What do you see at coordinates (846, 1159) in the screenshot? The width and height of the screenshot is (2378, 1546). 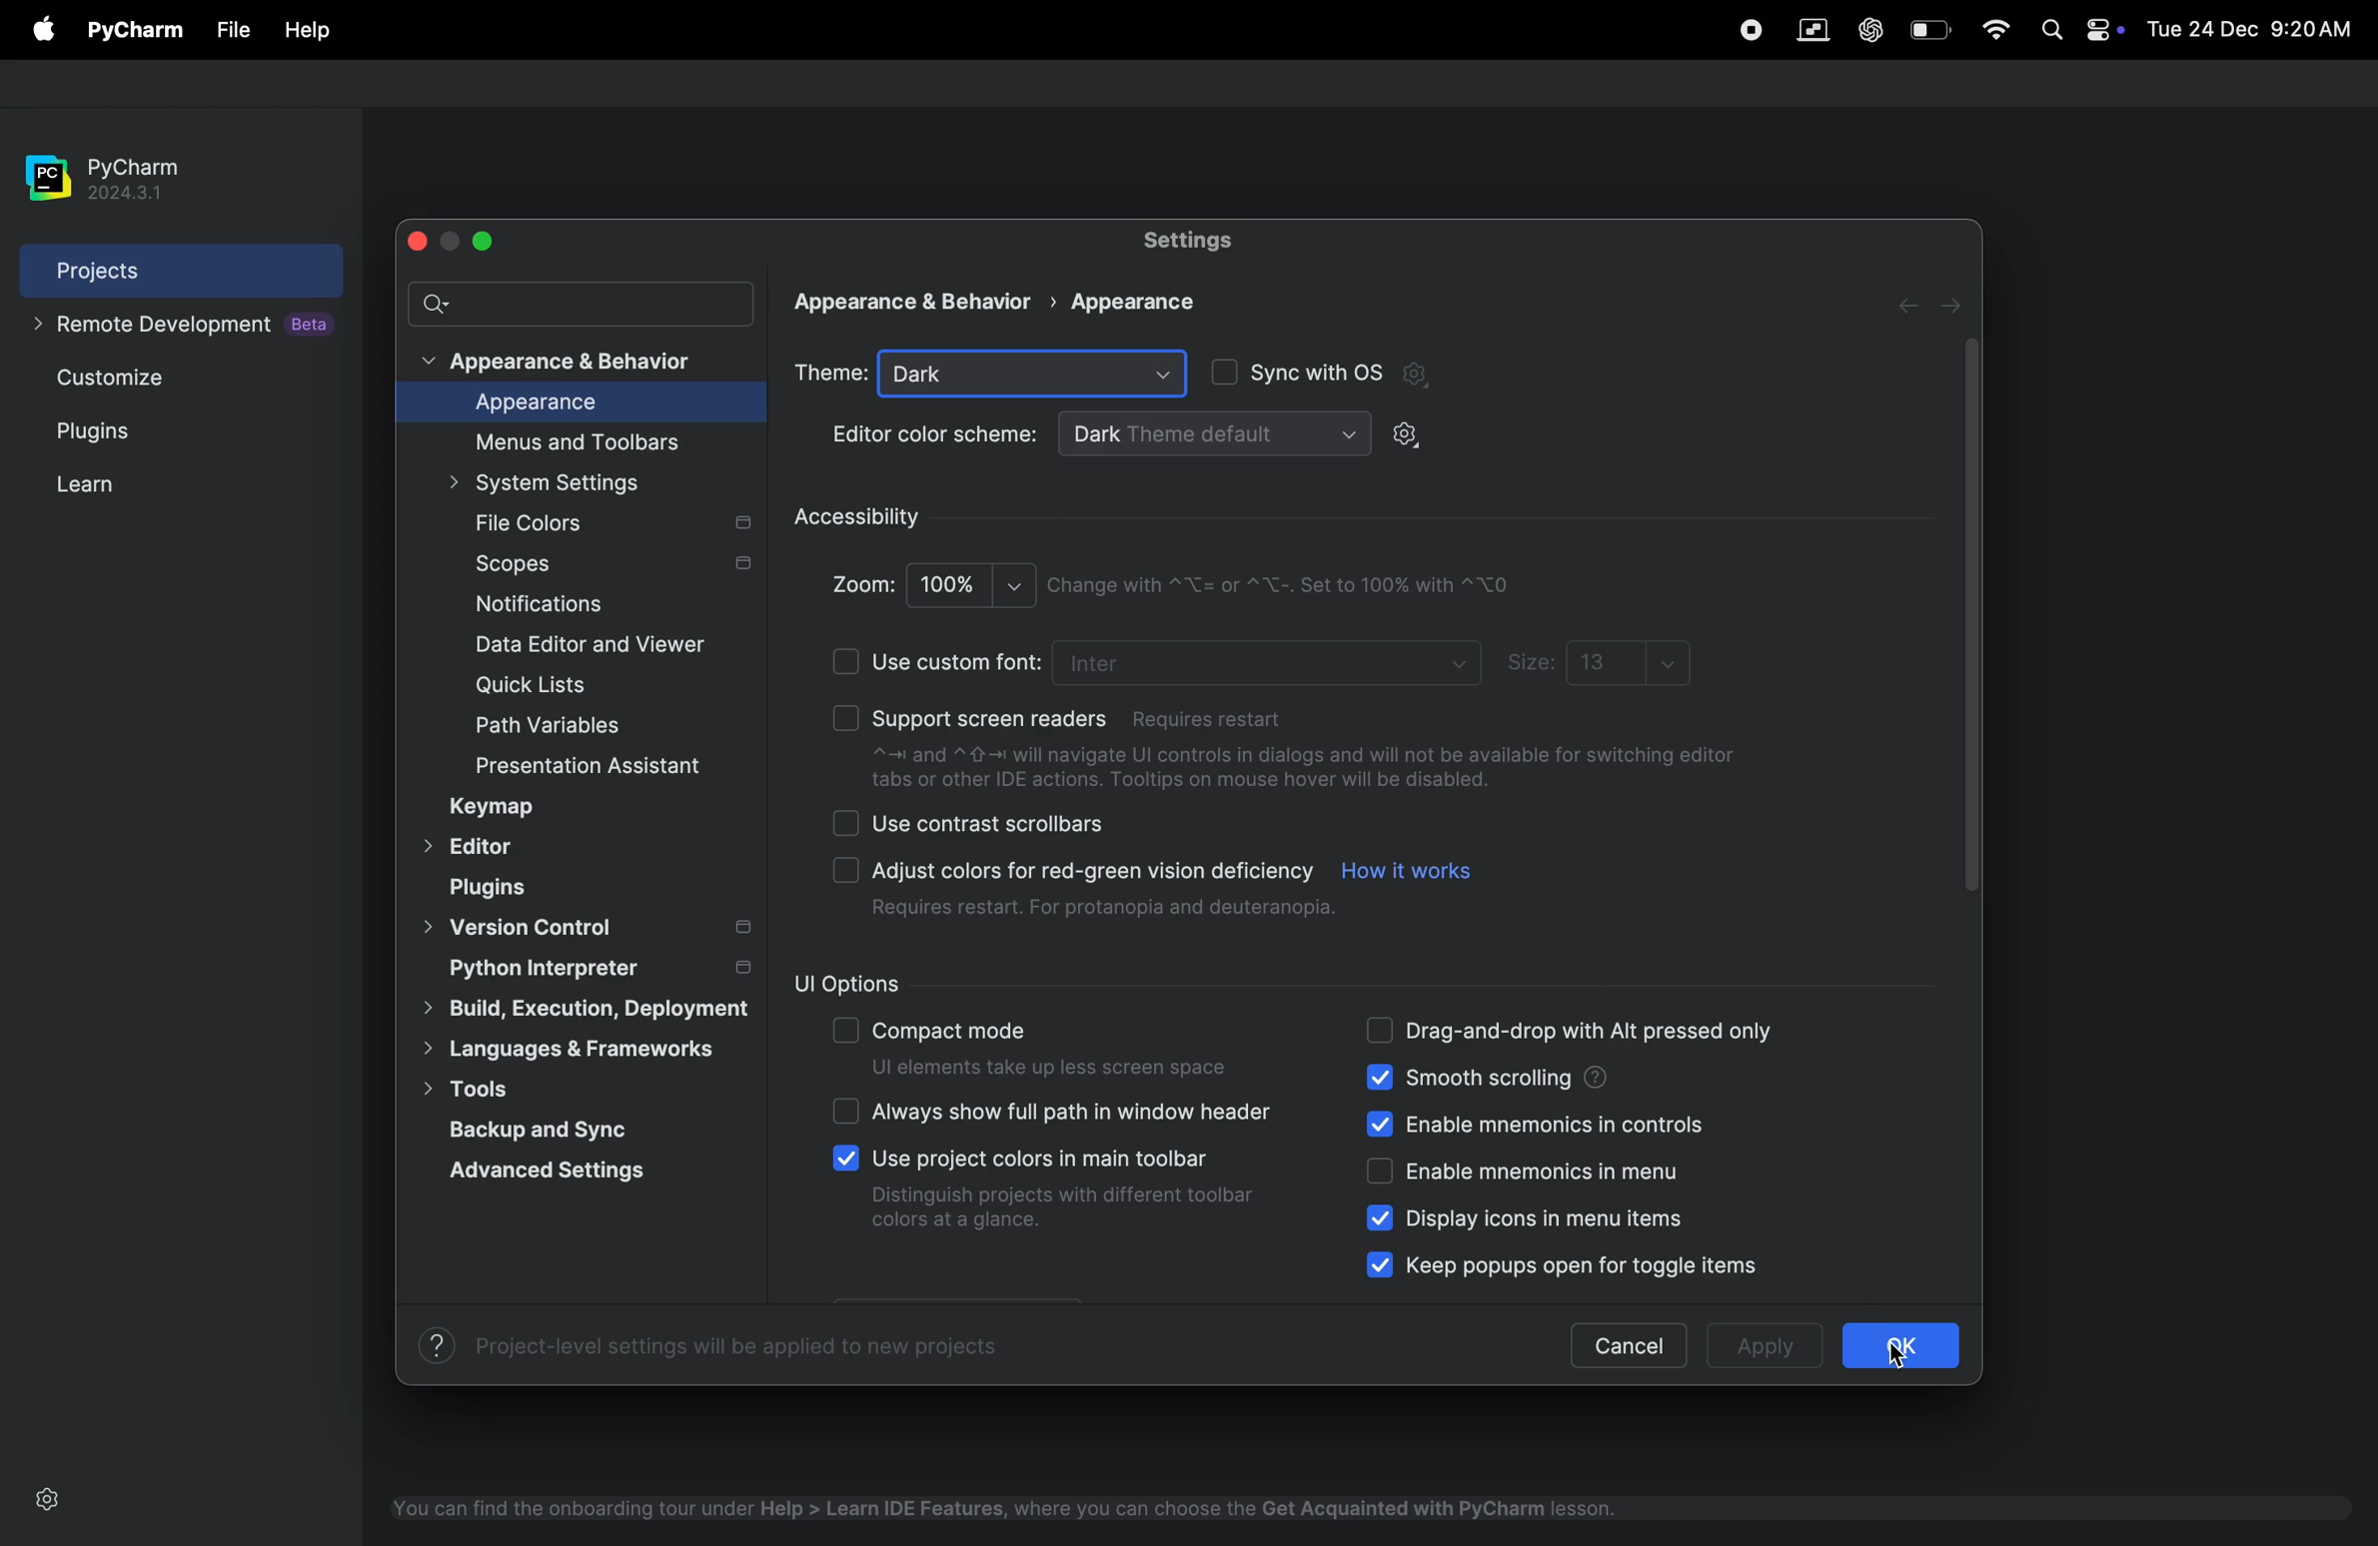 I see `checkbox` at bounding box center [846, 1159].